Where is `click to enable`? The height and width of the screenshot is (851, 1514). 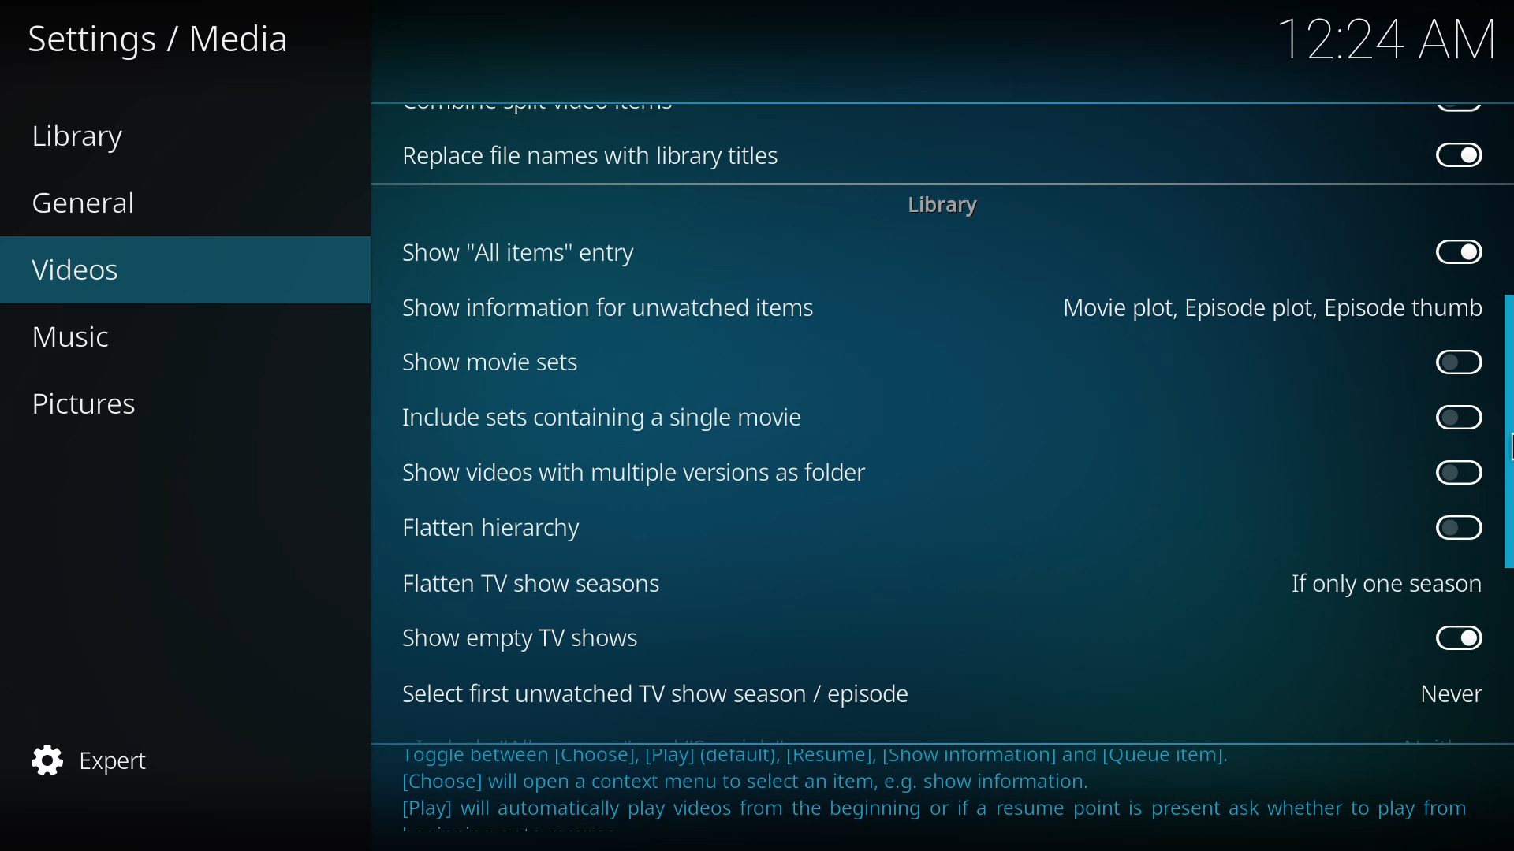 click to enable is located at coordinates (1454, 469).